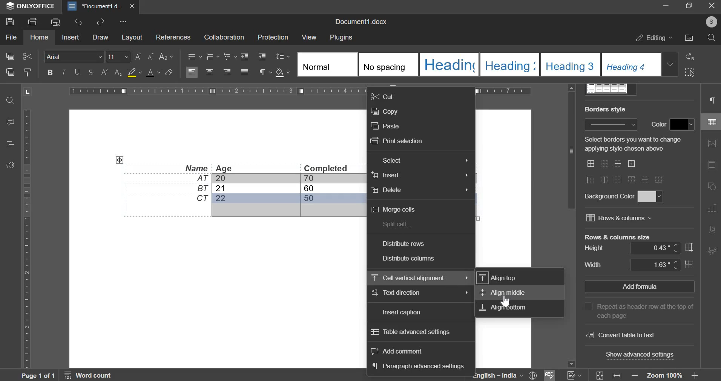 This screenshot has height=381, width=721. What do you see at coordinates (76, 72) in the screenshot?
I see `underline` at bounding box center [76, 72].